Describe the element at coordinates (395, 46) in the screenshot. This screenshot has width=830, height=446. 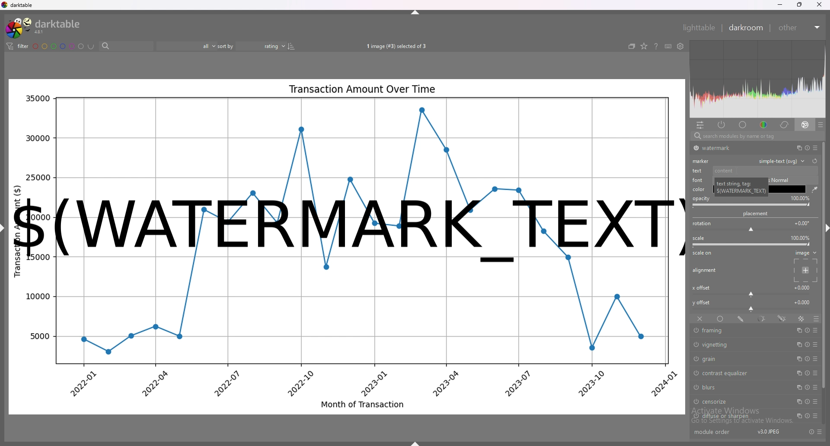
I see `images selected` at that location.